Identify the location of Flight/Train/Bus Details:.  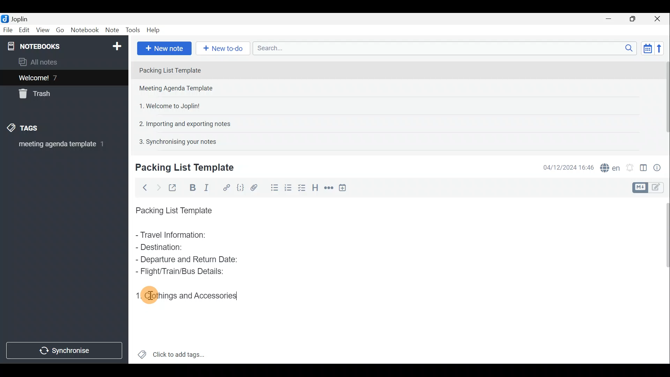
(182, 272).